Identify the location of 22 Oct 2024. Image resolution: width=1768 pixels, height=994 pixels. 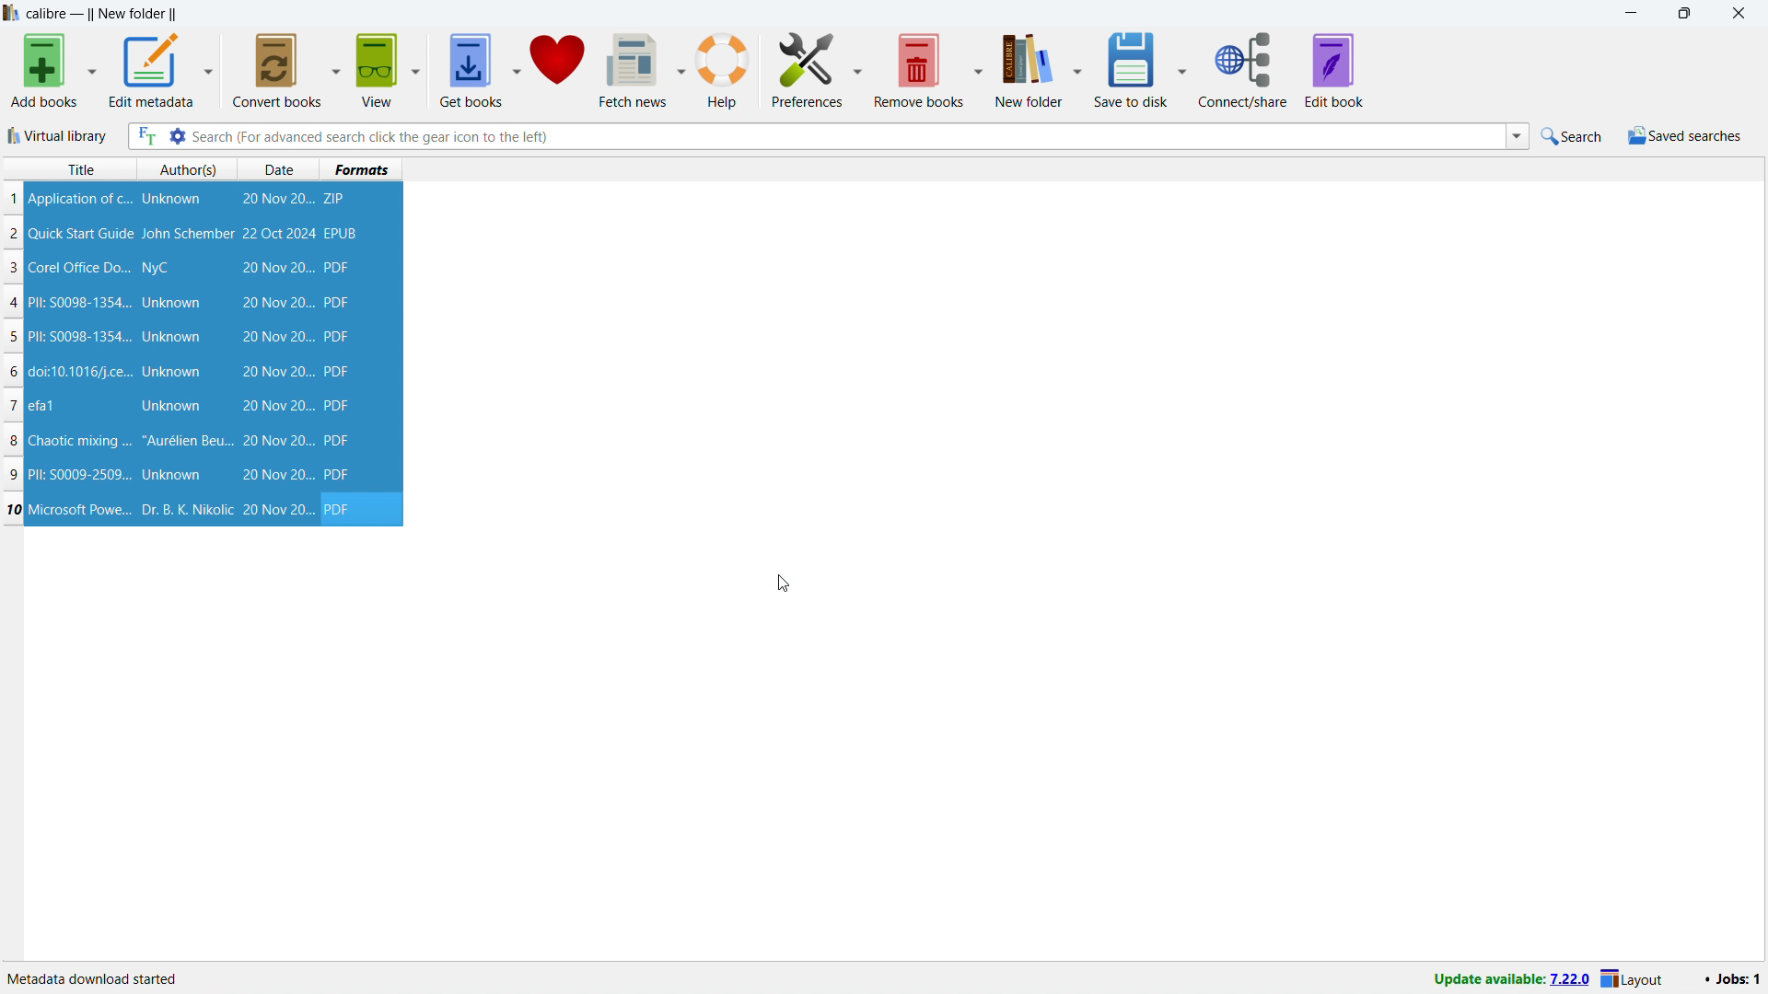
(278, 233).